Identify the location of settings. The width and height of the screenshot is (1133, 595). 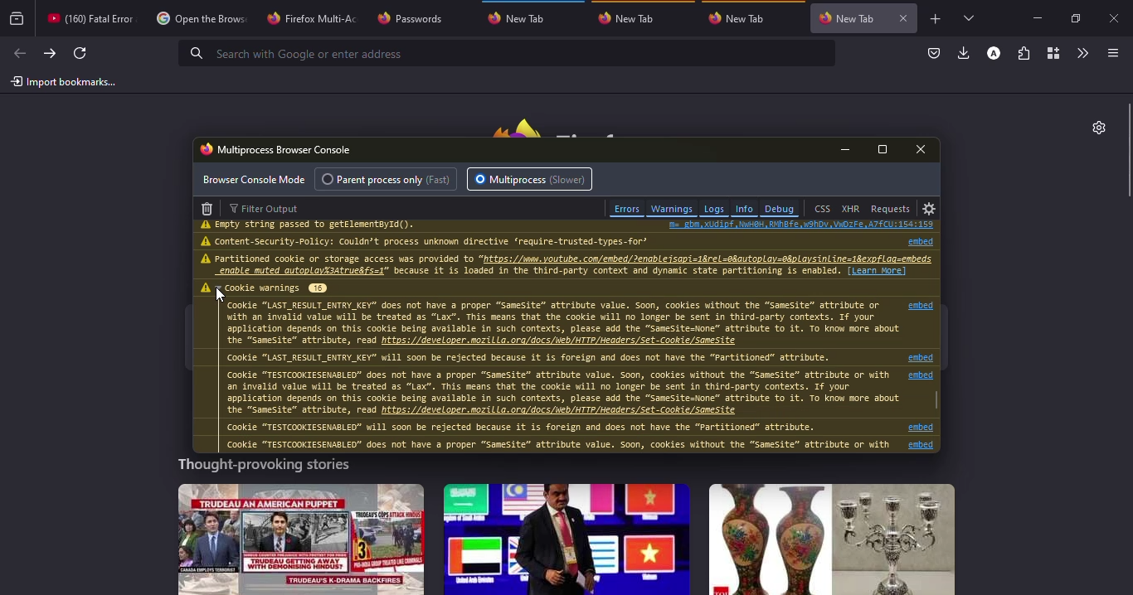
(1095, 127).